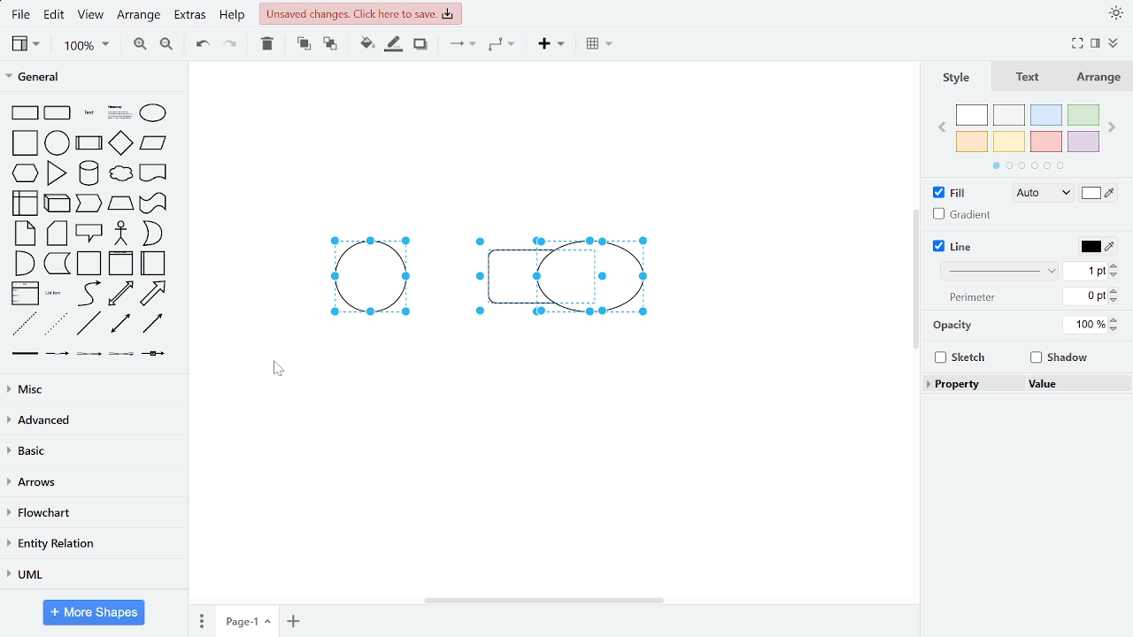 The image size is (1133, 637). Describe the element at coordinates (460, 47) in the screenshot. I see `connector` at that location.